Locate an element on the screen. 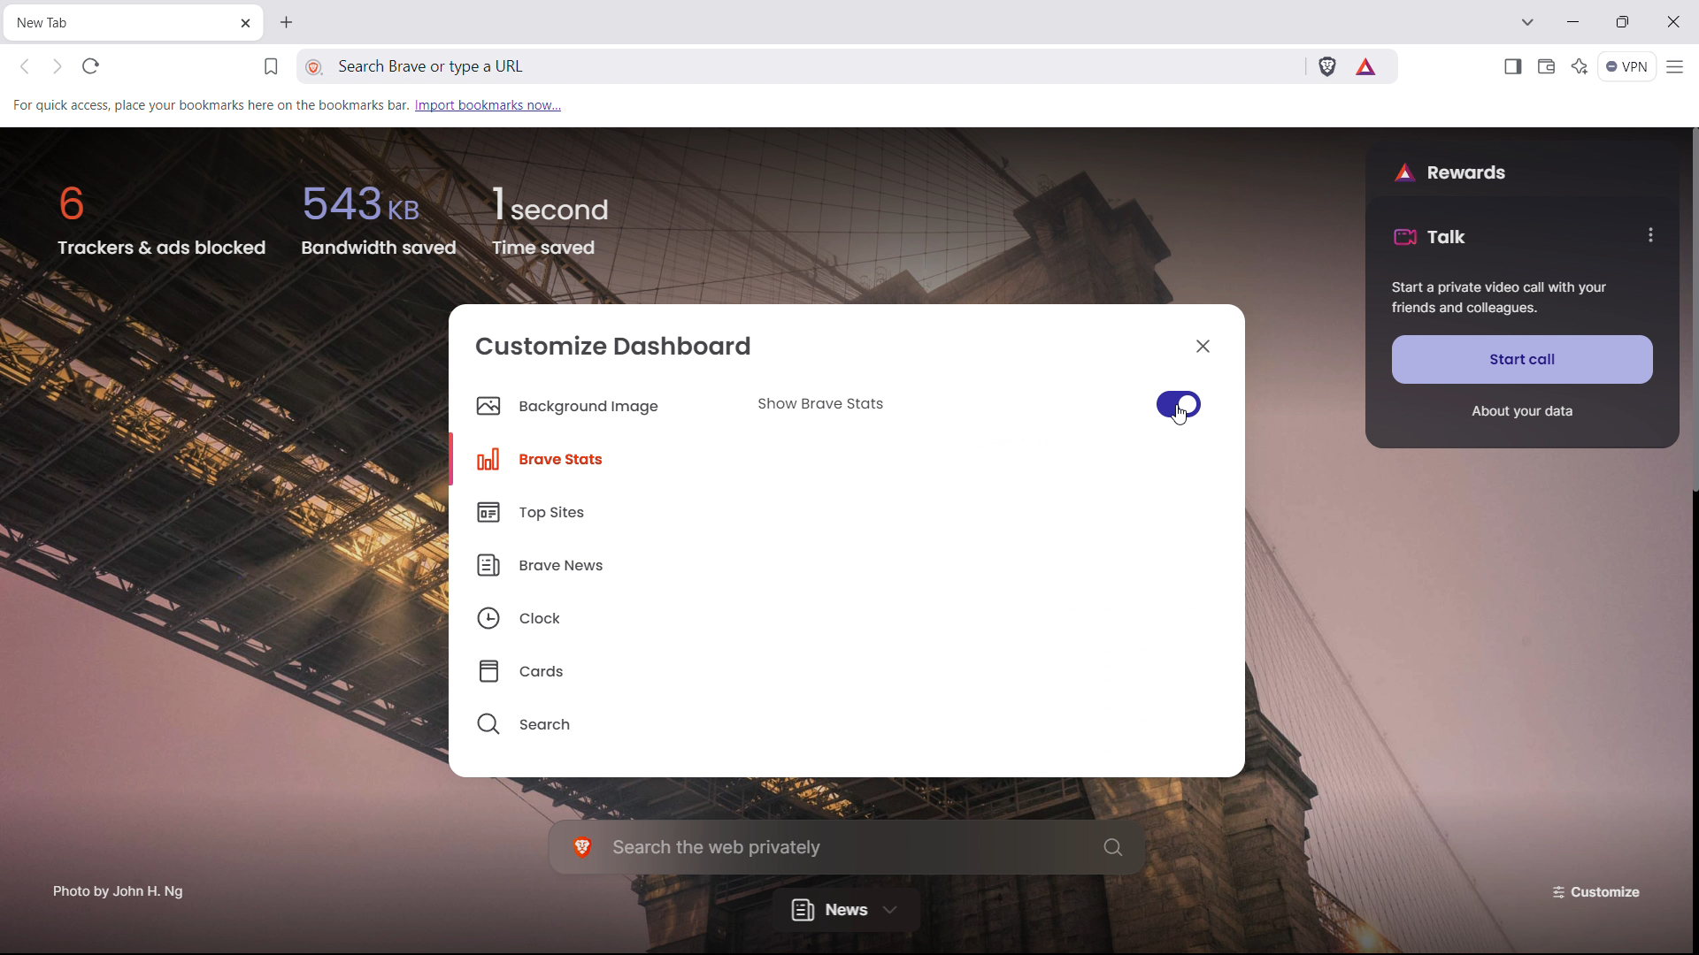 The width and height of the screenshot is (1699, 955). open new tab is located at coordinates (284, 22).